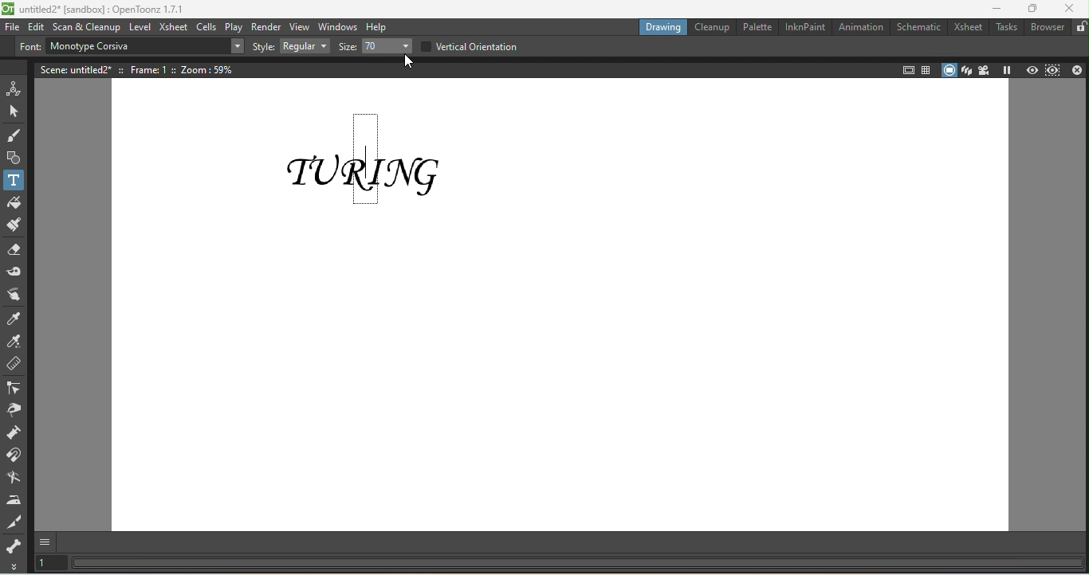  Describe the element at coordinates (206, 27) in the screenshot. I see `Cells` at that location.